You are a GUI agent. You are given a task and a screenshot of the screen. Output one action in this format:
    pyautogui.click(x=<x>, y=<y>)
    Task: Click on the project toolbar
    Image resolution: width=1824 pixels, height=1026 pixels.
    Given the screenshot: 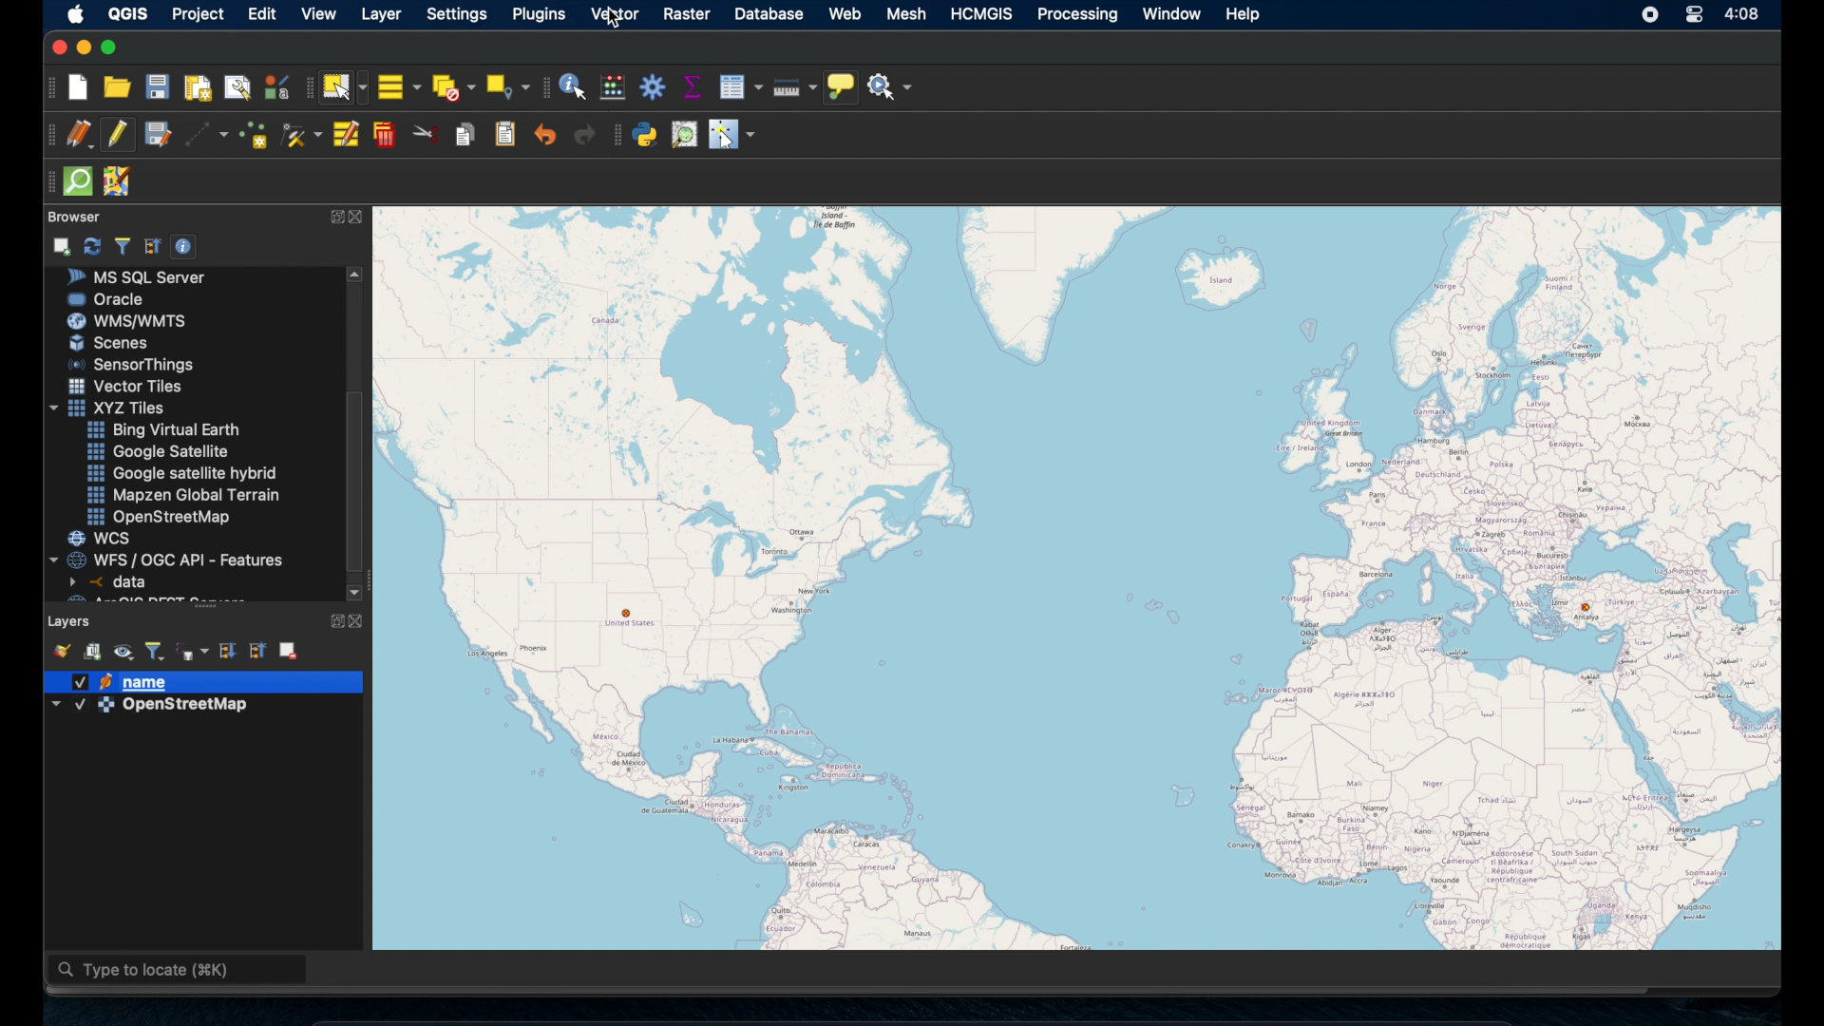 What is the action you would take?
    pyautogui.click(x=49, y=87)
    